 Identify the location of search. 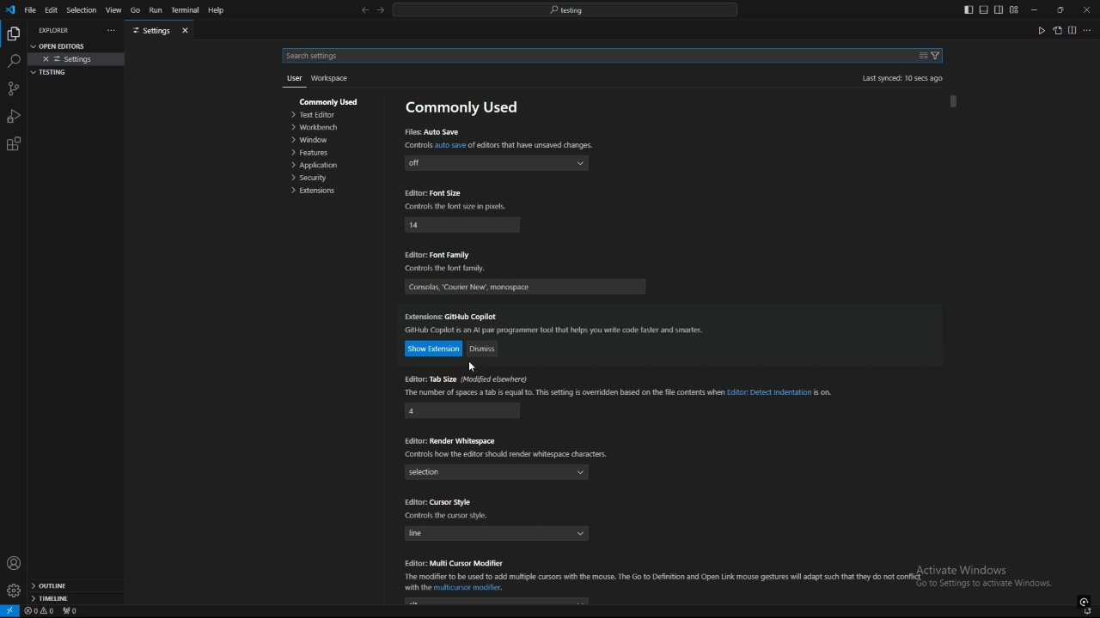
(594, 57).